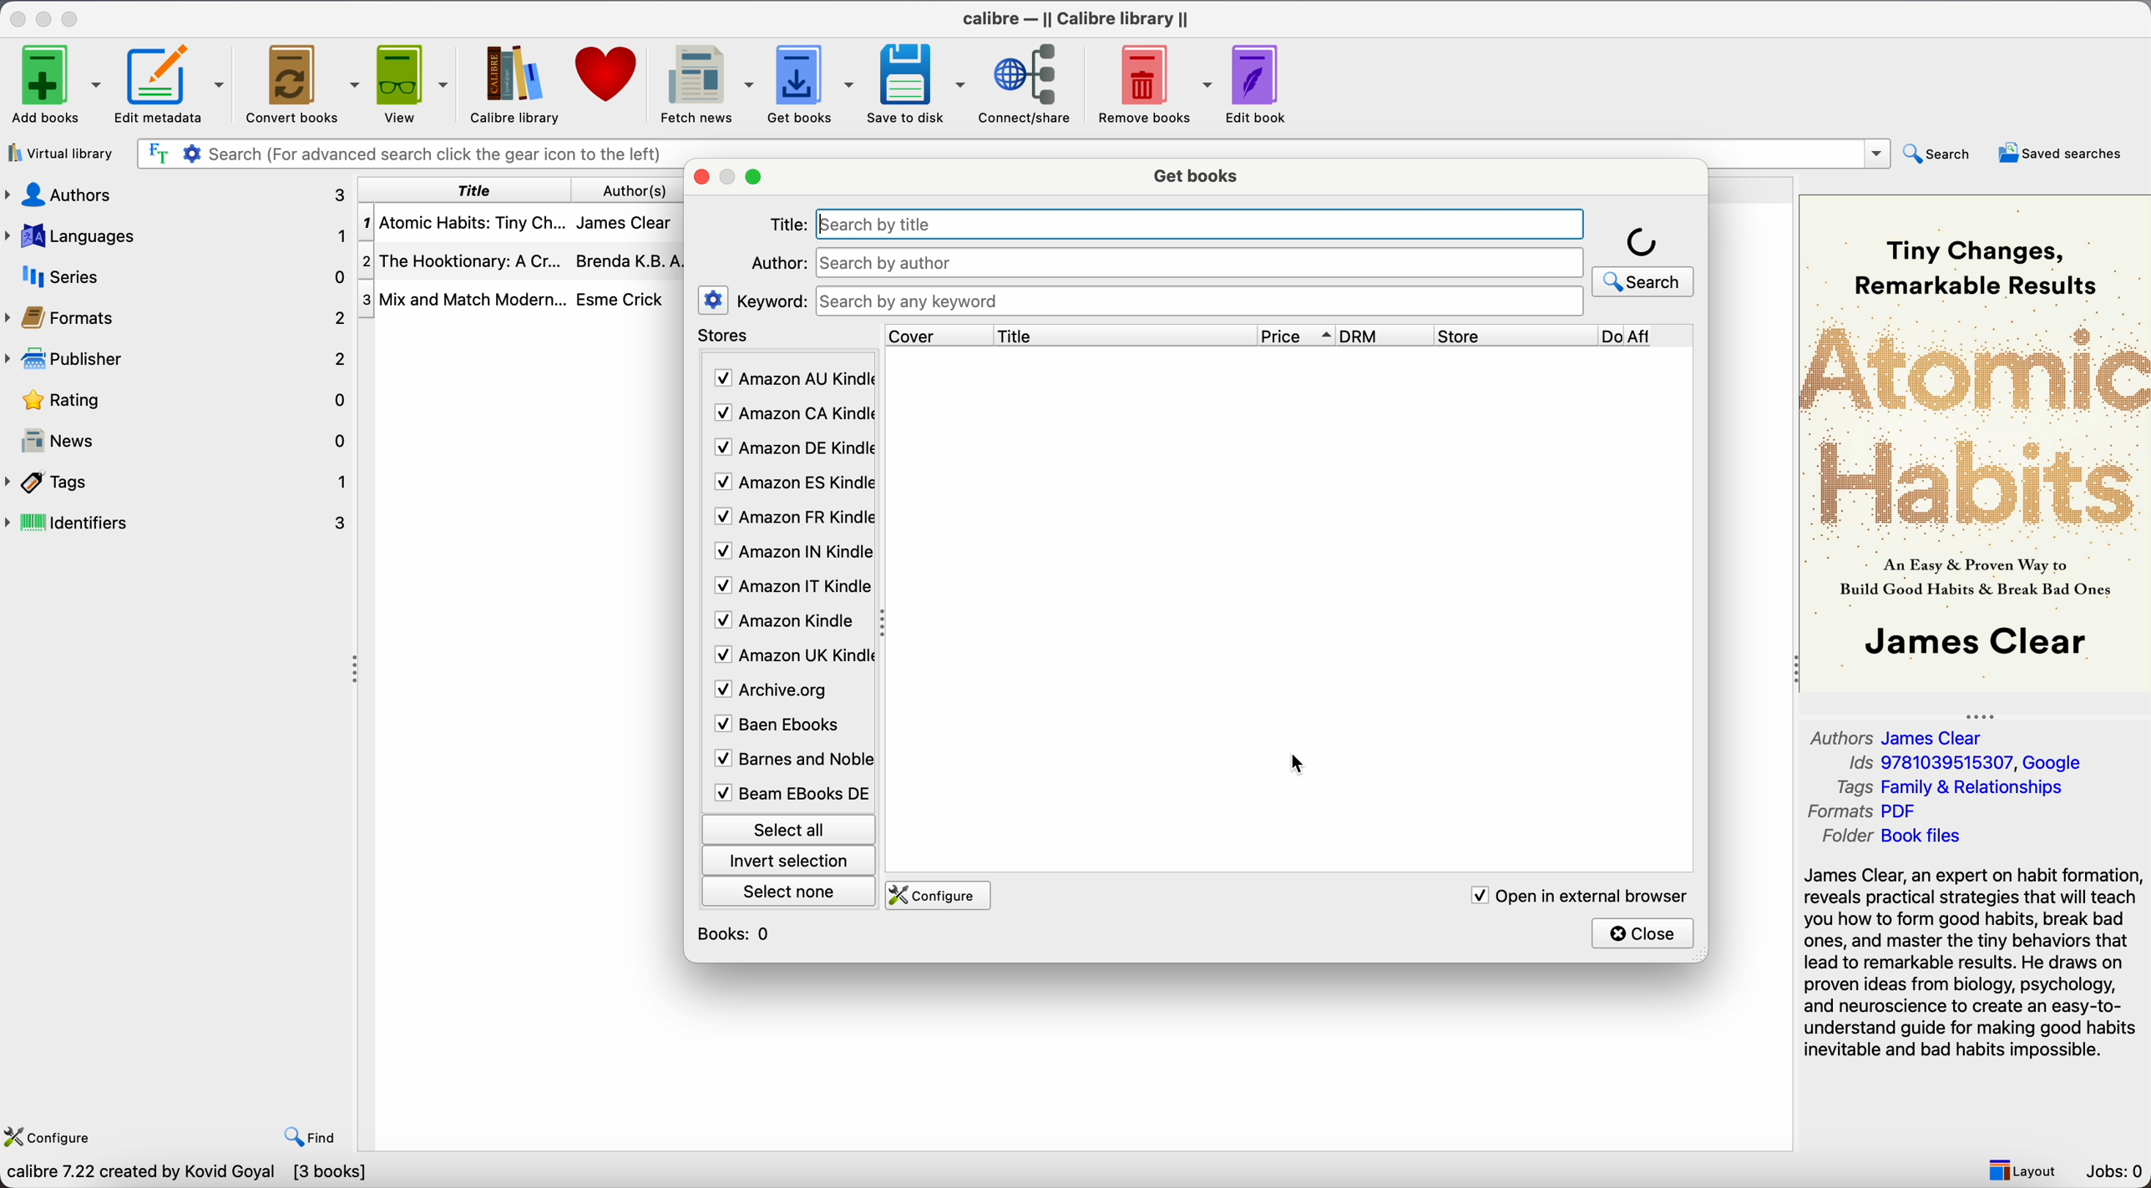 The image size is (2151, 1188). What do you see at coordinates (60, 154) in the screenshot?
I see `virtual library` at bounding box center [60, 154].